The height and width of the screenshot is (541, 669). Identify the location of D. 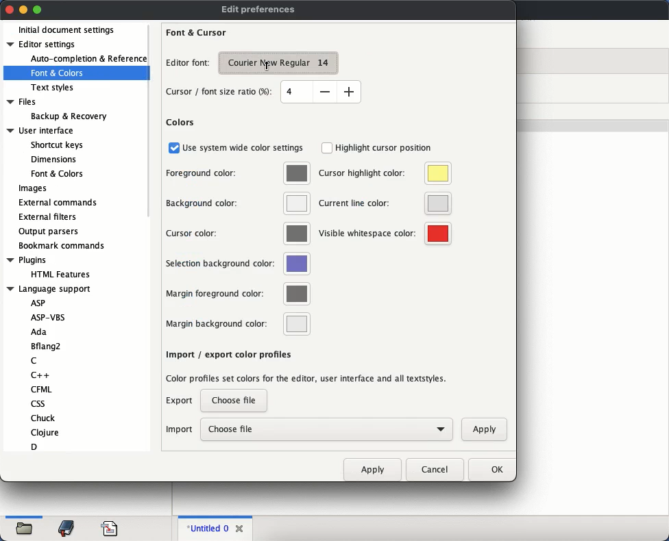
(34, 446).